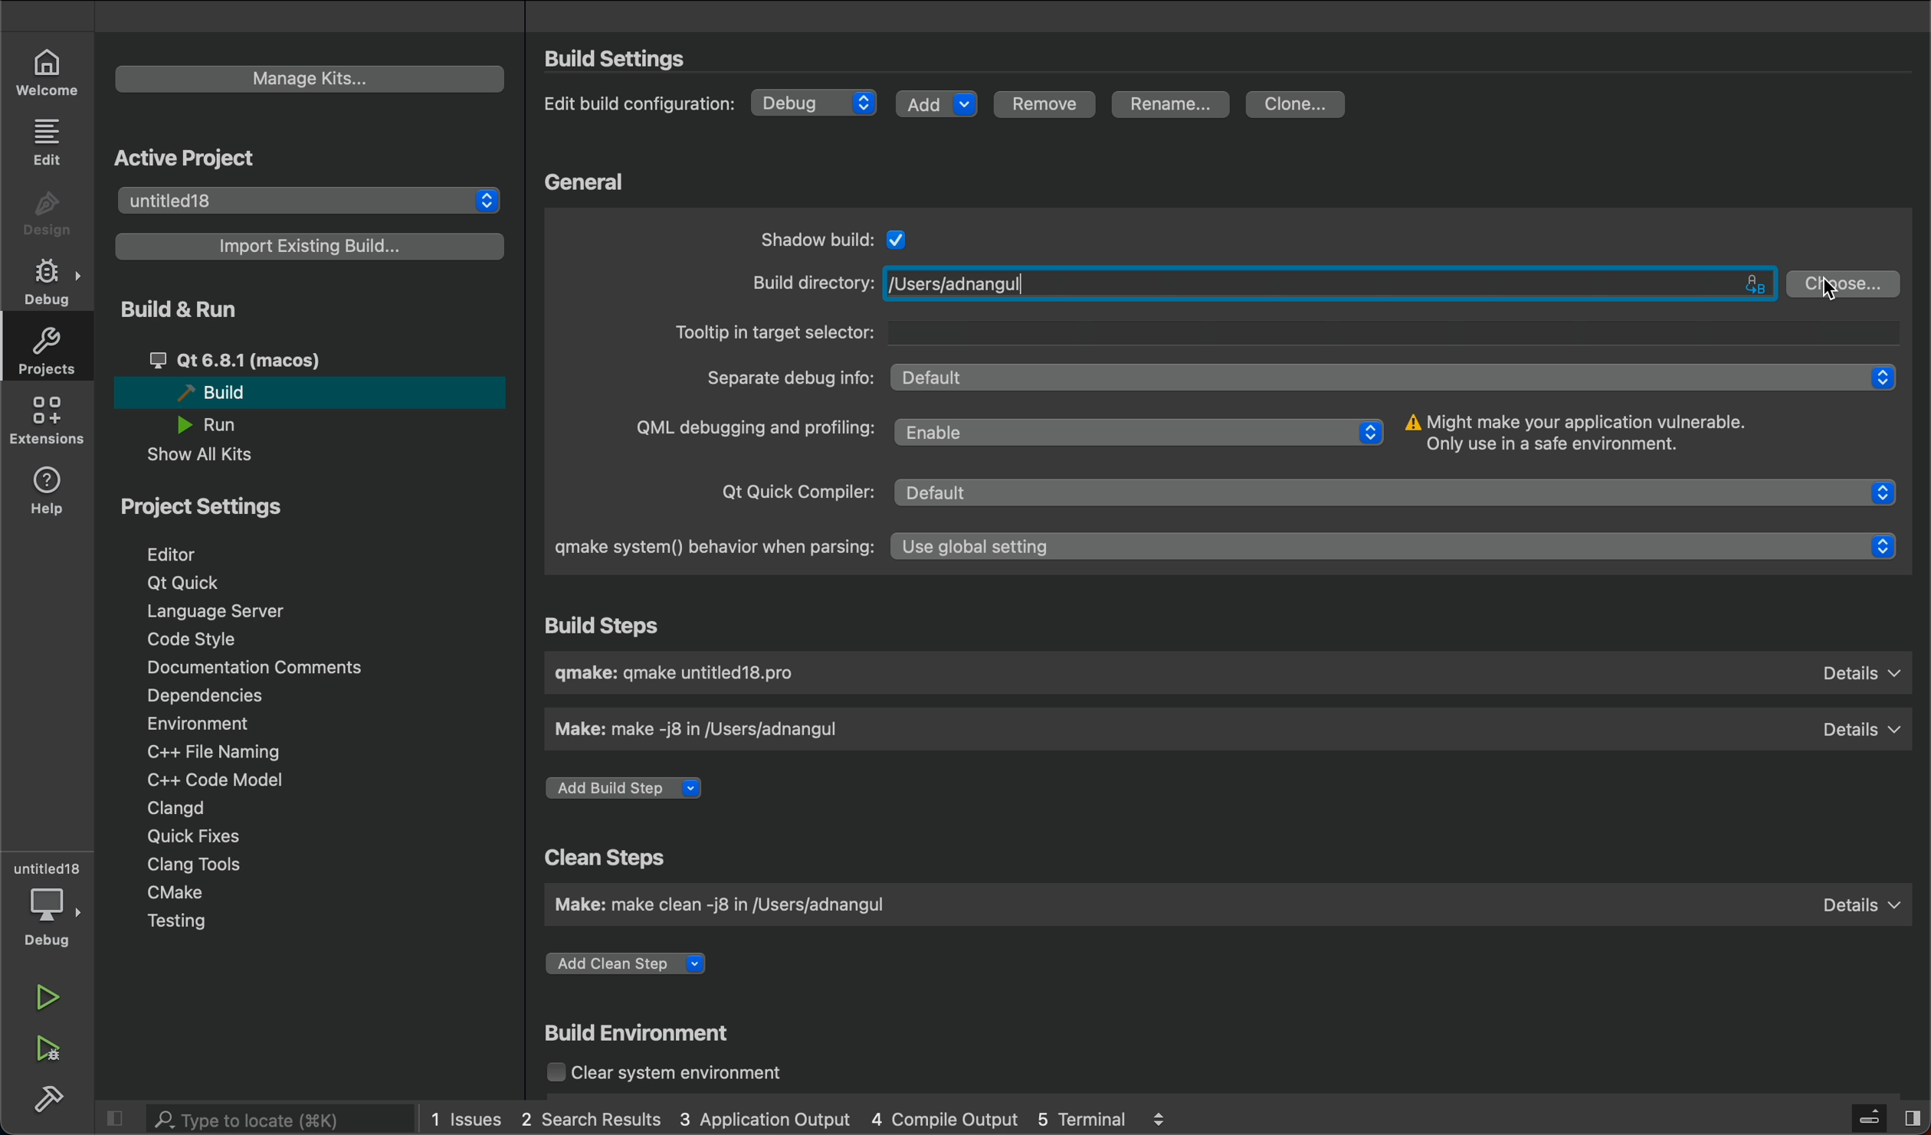  What do you see at coordinates (198, 864) in the screenshot?
I see `clang tools` at bounding box center [198, 864].